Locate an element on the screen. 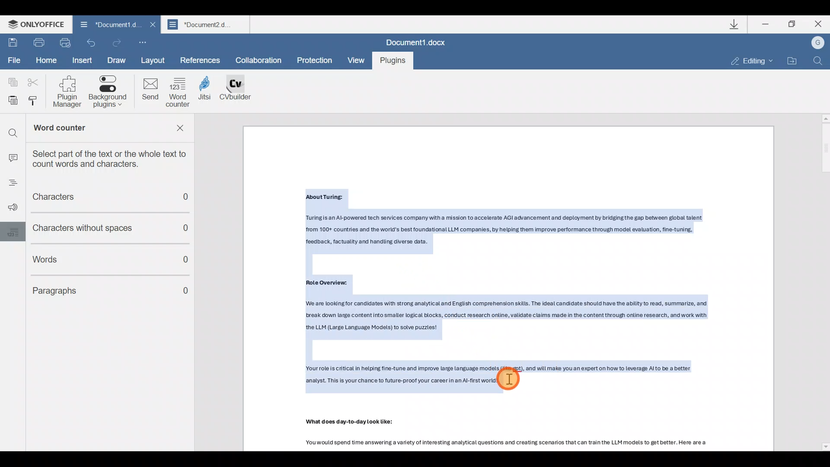  Minimize is located at coordinates (764, 26).